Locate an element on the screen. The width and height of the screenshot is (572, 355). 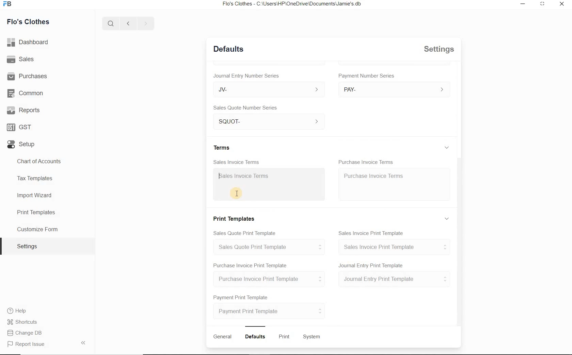
Maximize is located at coordinates (543, 4).